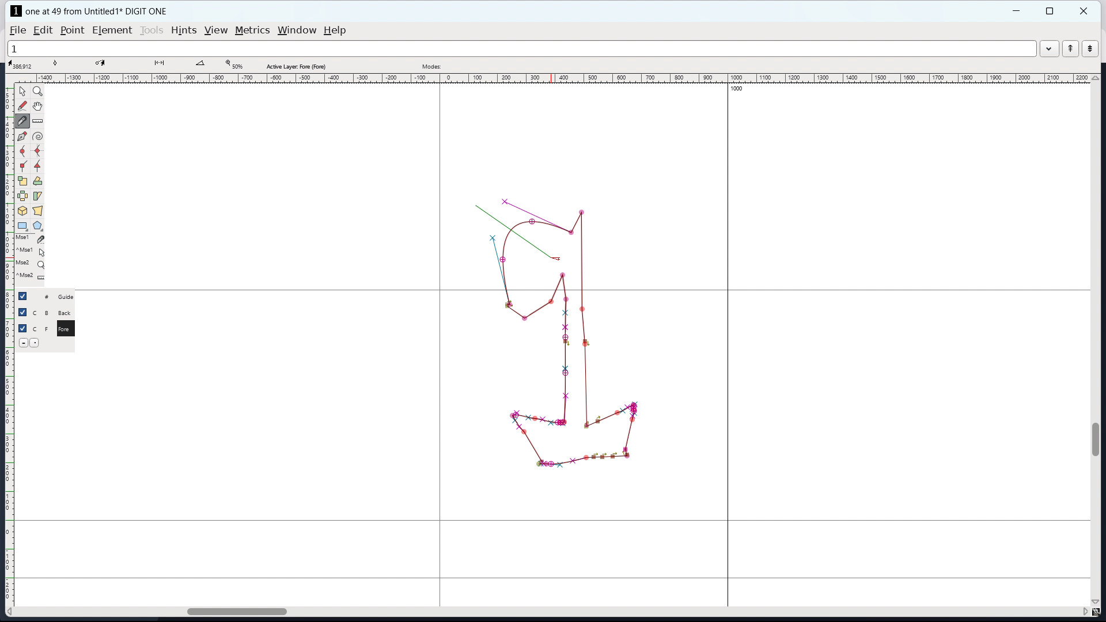  I want to click on one at 49 from Untitled1* DIGIT ONE, so click(103, 11).